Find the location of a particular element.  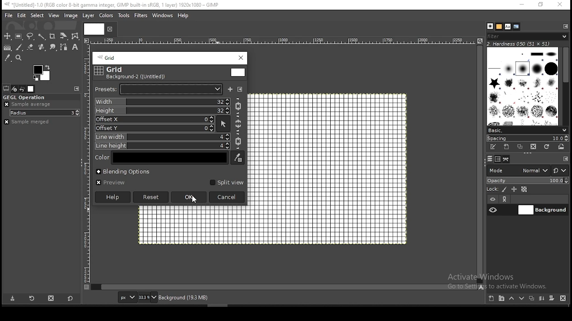

minimize is located at coordinates (523, 5).